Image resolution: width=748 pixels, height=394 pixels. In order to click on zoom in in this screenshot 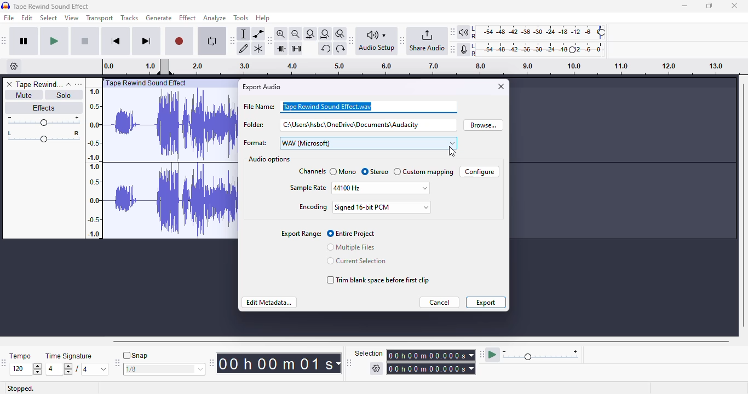, I will do `click(280, 33)`.